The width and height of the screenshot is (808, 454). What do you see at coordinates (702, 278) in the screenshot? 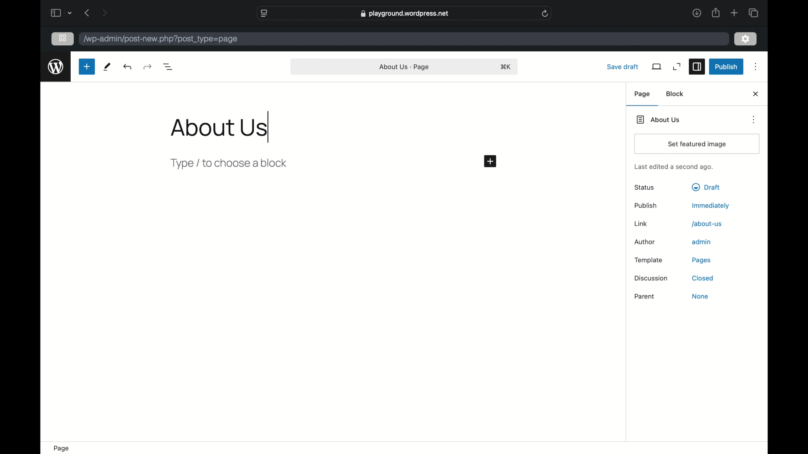
I see `closed` at bounding box center [702, 278].